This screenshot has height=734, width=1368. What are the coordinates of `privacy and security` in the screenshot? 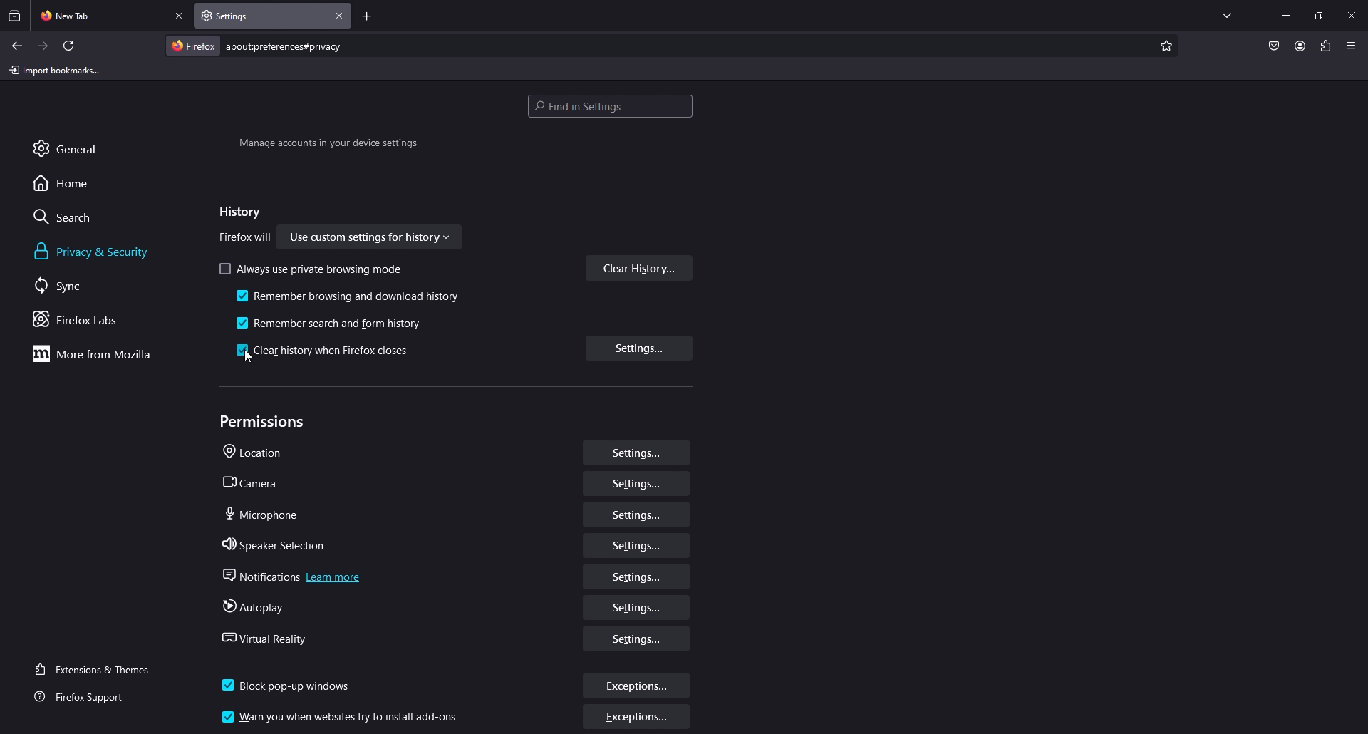 It's located at (95, 252).